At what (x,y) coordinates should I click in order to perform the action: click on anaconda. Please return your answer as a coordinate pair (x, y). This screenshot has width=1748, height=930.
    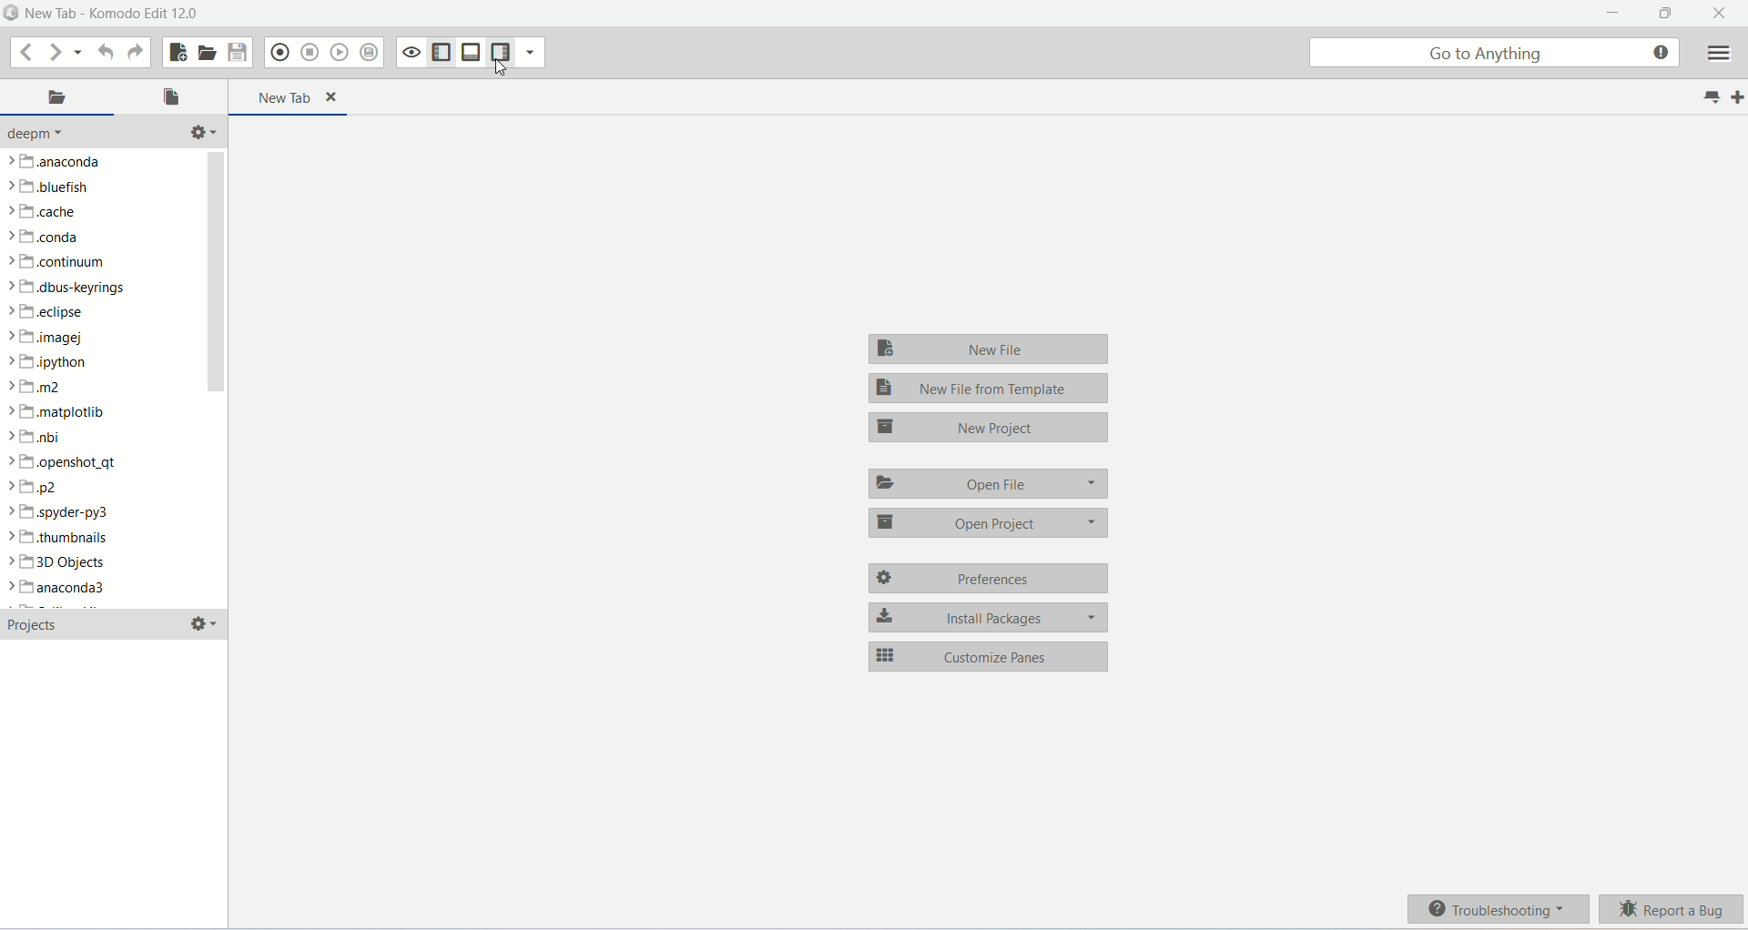
    Looking at the image, I should click on (66, 589).